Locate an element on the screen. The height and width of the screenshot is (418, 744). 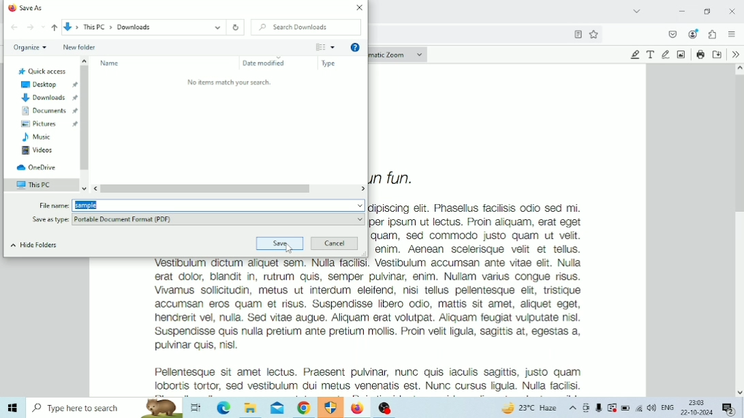
OneDrive is located at coordinates (36, 167).